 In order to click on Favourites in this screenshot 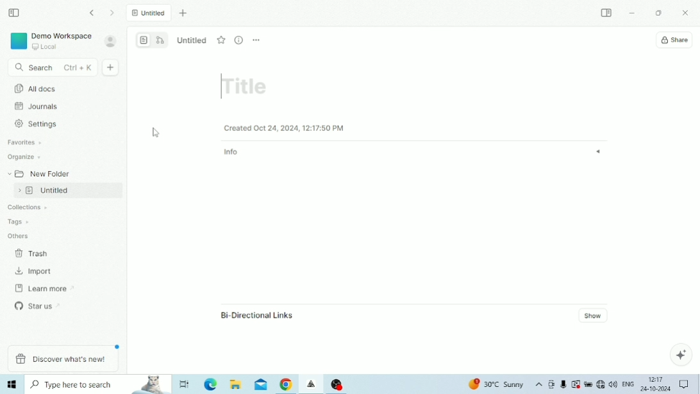, I will do `click(26, 142)`.